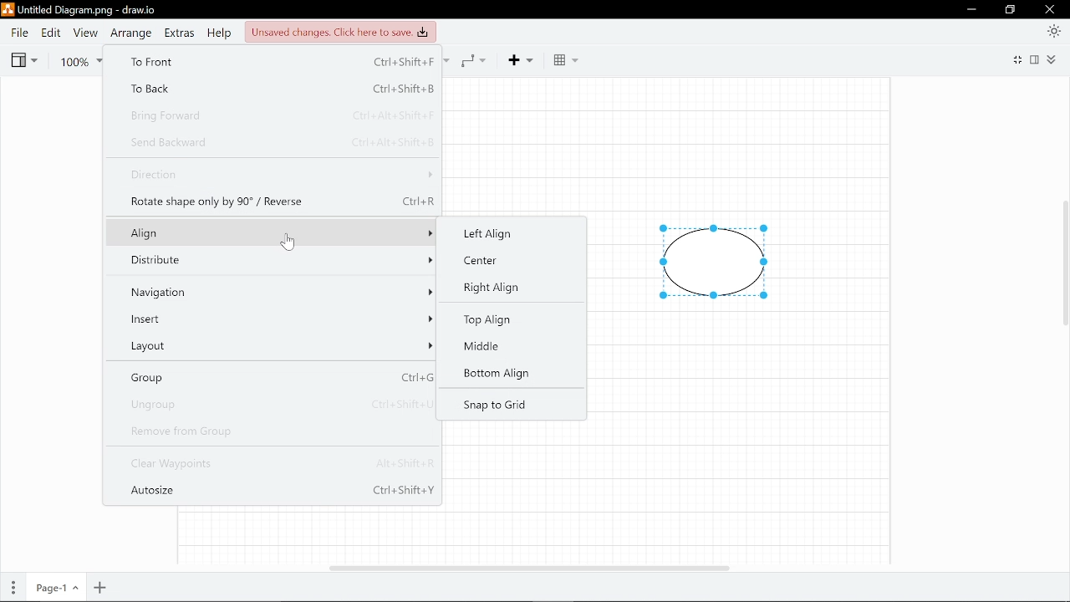 This screenshot has width=1070, height=602. I want to click on Left align, so click(508, 232).